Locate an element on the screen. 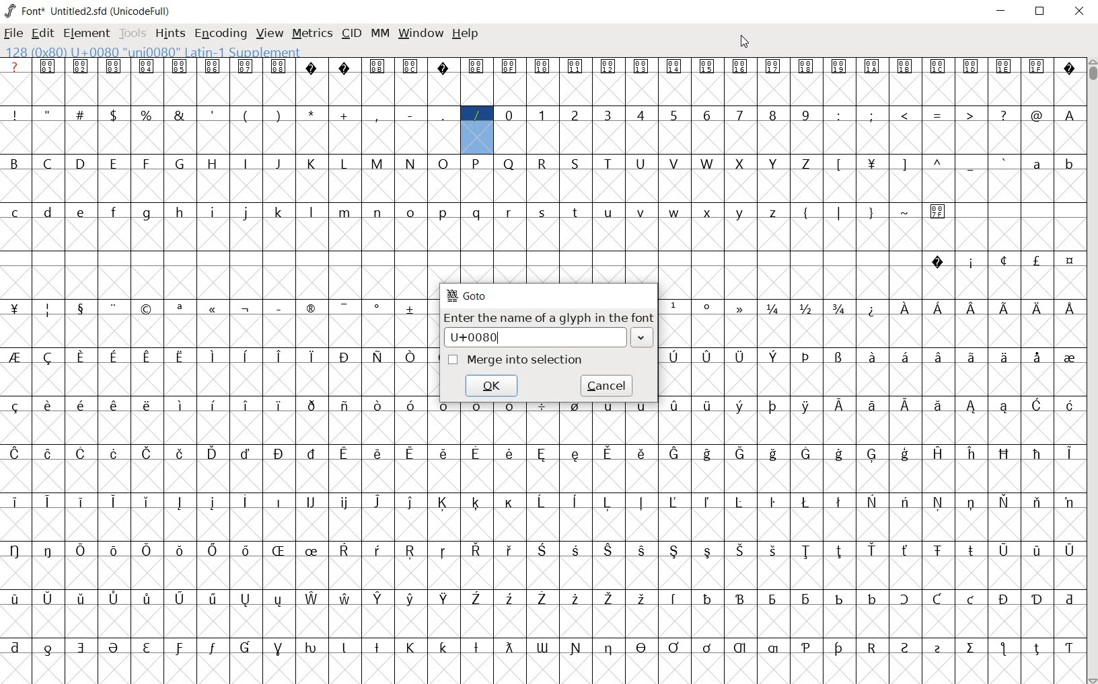  glyph is located at coordinates (81, 648).